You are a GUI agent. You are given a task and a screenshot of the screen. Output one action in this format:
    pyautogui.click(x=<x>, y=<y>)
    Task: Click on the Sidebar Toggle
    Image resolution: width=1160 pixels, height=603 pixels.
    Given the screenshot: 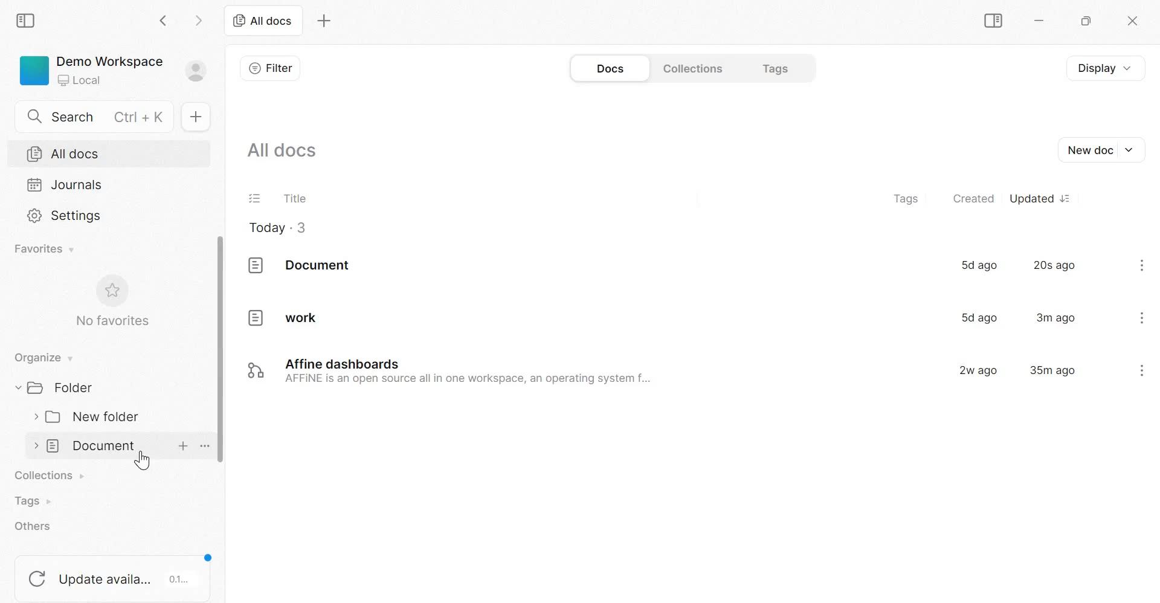 What is the action you would take?
    pyautogui.click(x=28, y=20)
    